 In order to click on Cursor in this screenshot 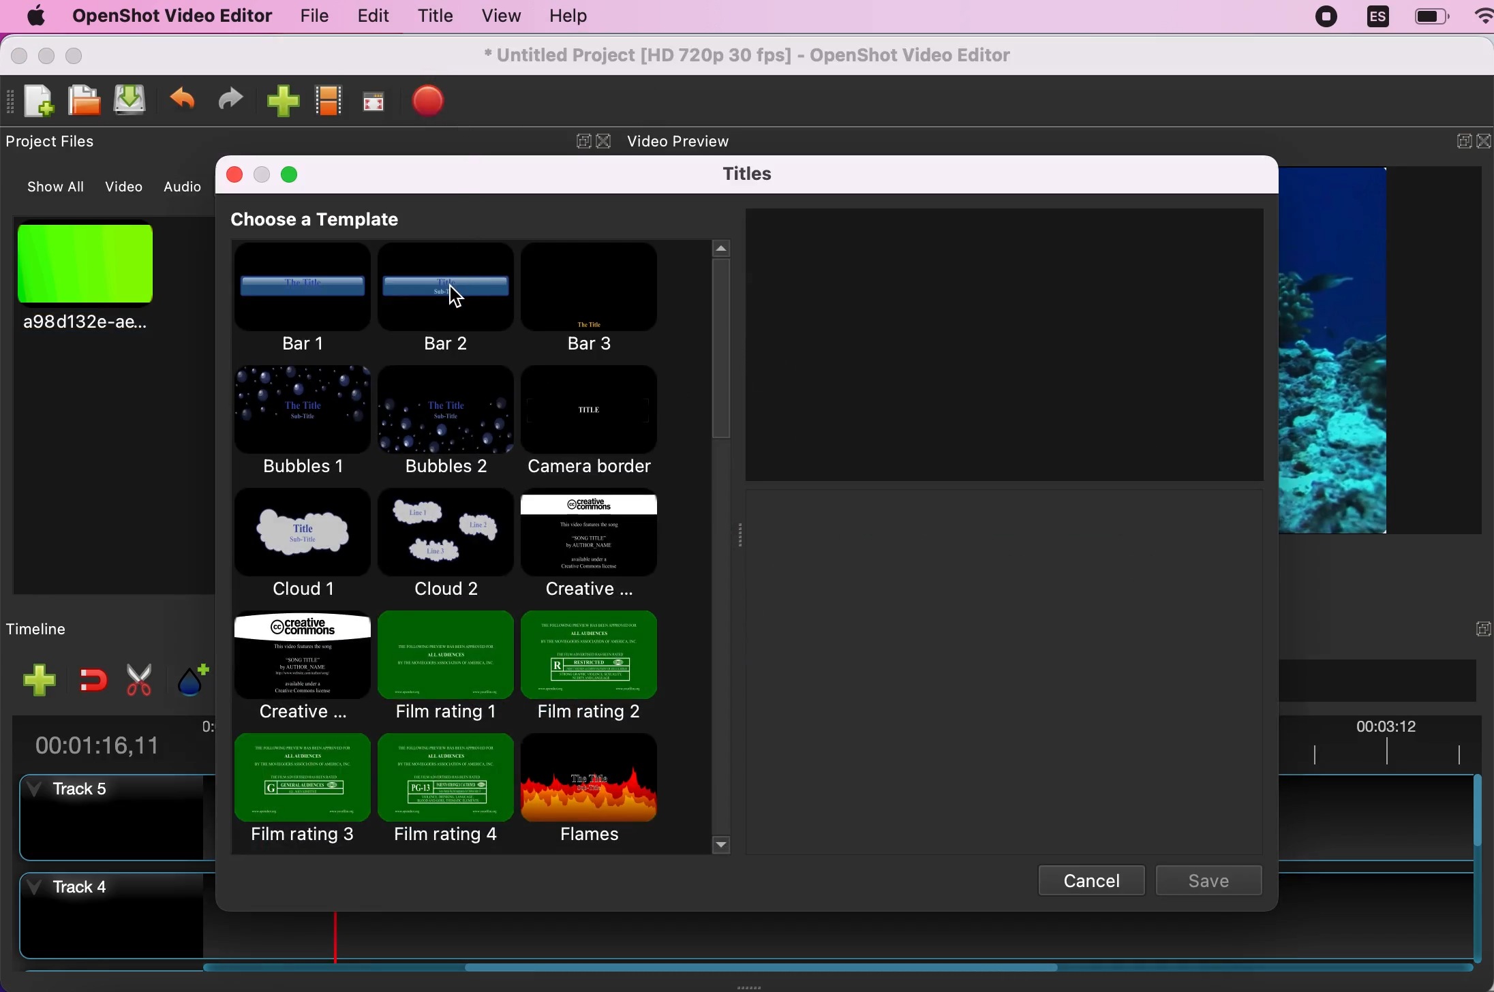, I will do `click(457, 296)`.